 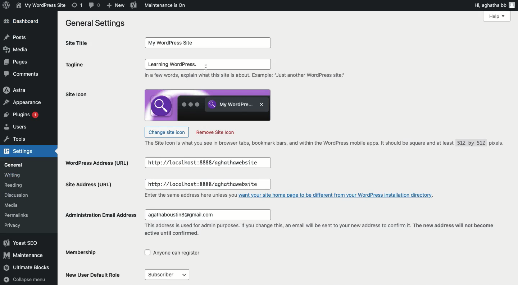 I want to click on Privacy, so click(x=12, y=225).